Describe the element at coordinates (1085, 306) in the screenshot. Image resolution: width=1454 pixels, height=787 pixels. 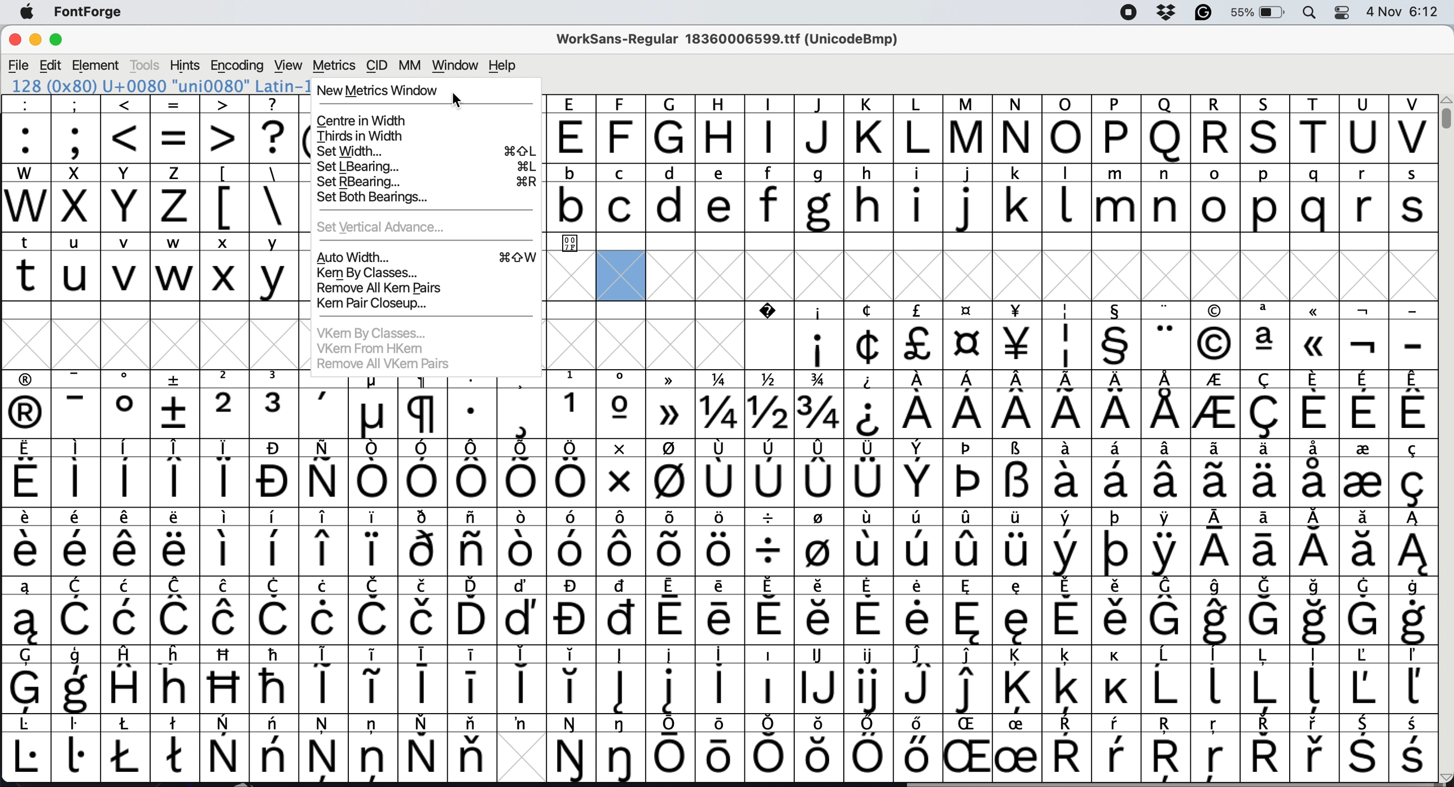
I see `special characters` at that location.